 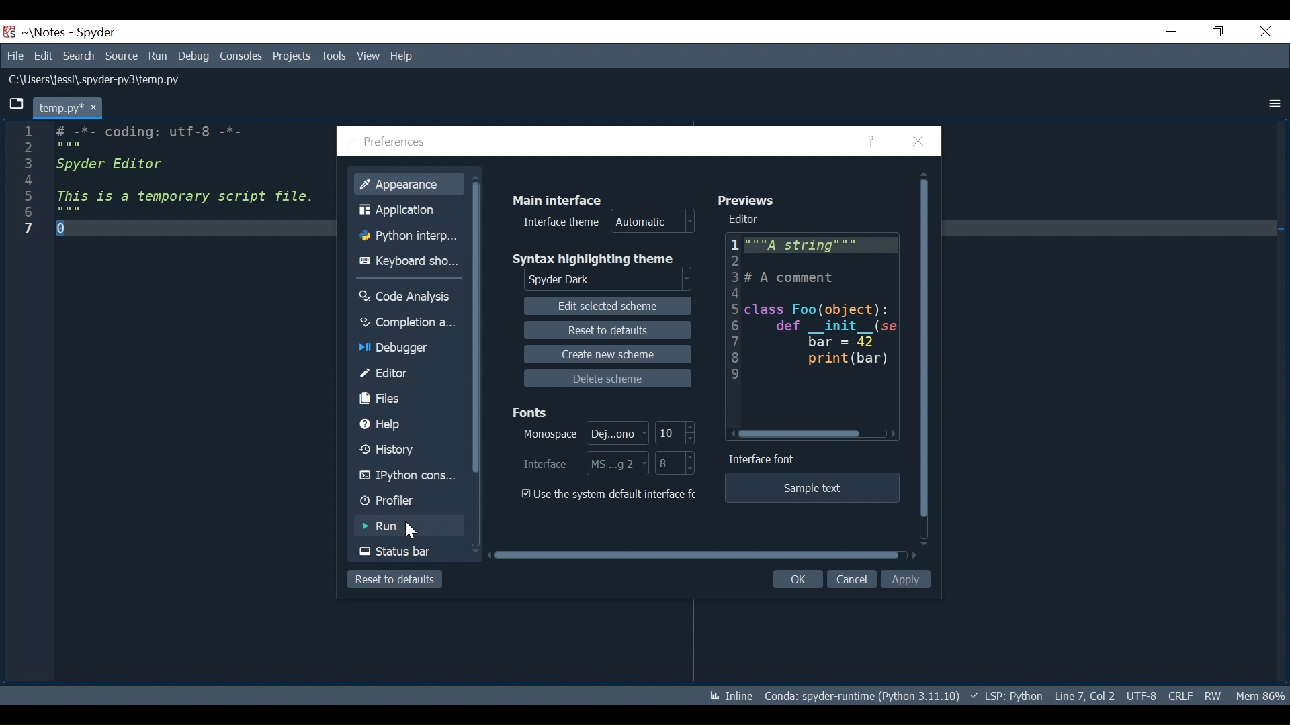 What do you see at coordinates (697, 557) in the screenshot?
I see `Horizontal Scroll bar` at bounding box center [697, 557].